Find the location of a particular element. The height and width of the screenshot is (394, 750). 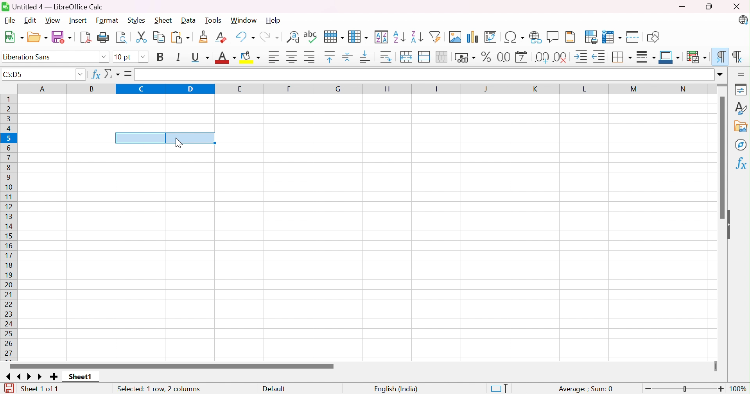

Default is located at coordinates (275, 388).